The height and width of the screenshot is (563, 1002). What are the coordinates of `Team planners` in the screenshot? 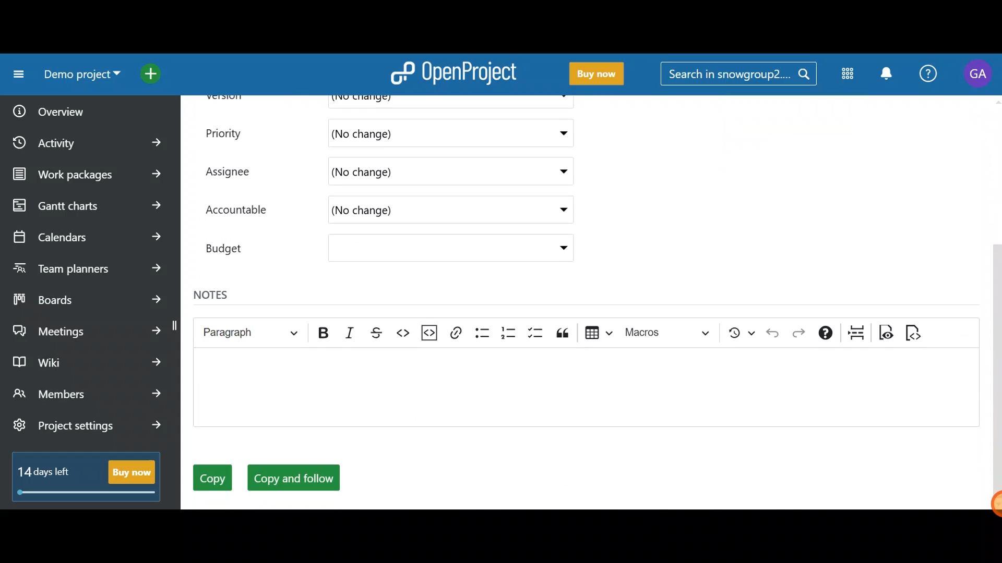 It's located at (85, 265).